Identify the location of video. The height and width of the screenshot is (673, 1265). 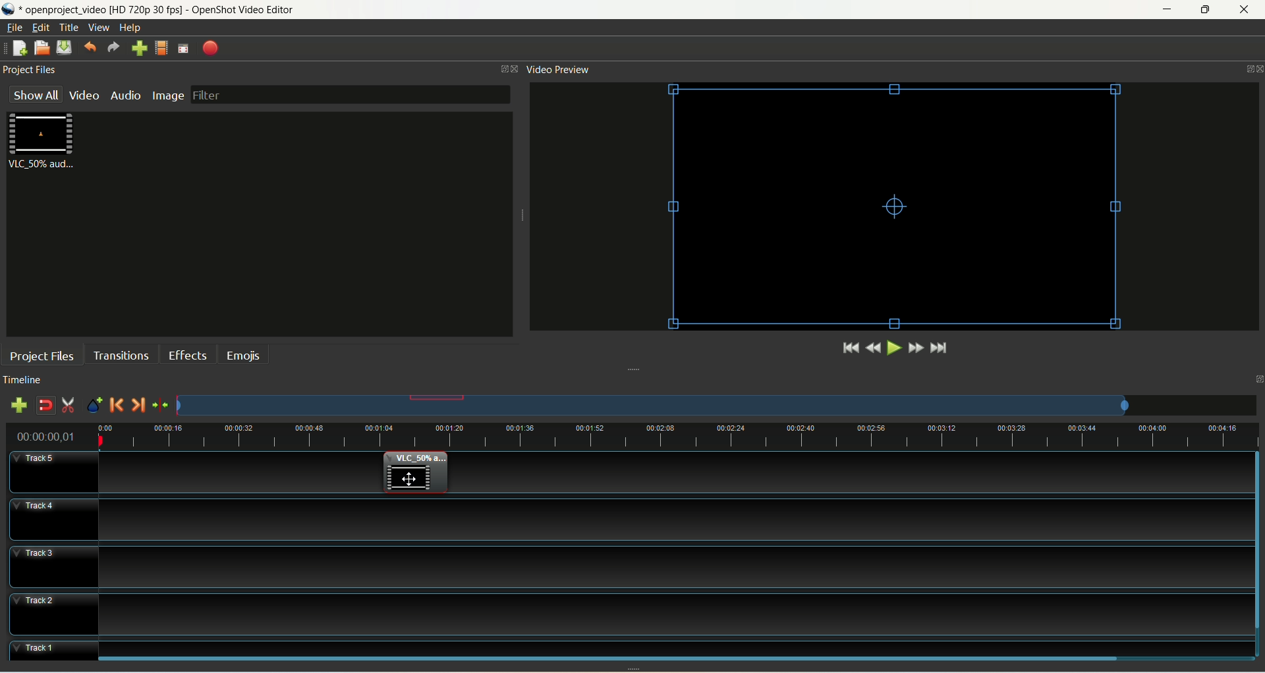
(84, 97).